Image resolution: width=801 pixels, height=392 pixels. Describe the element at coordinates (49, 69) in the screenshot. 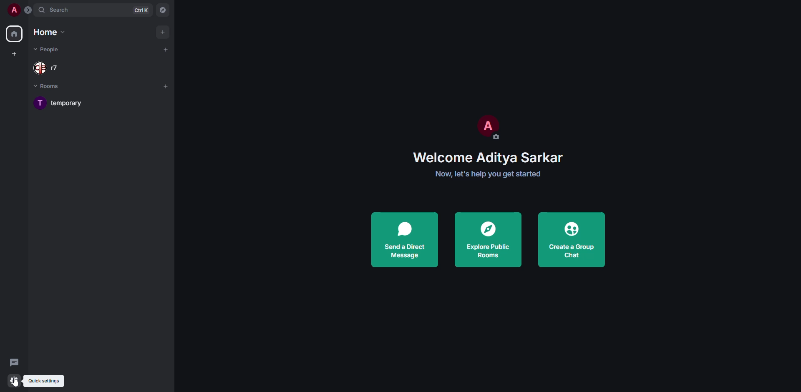

I see `people` at that location.